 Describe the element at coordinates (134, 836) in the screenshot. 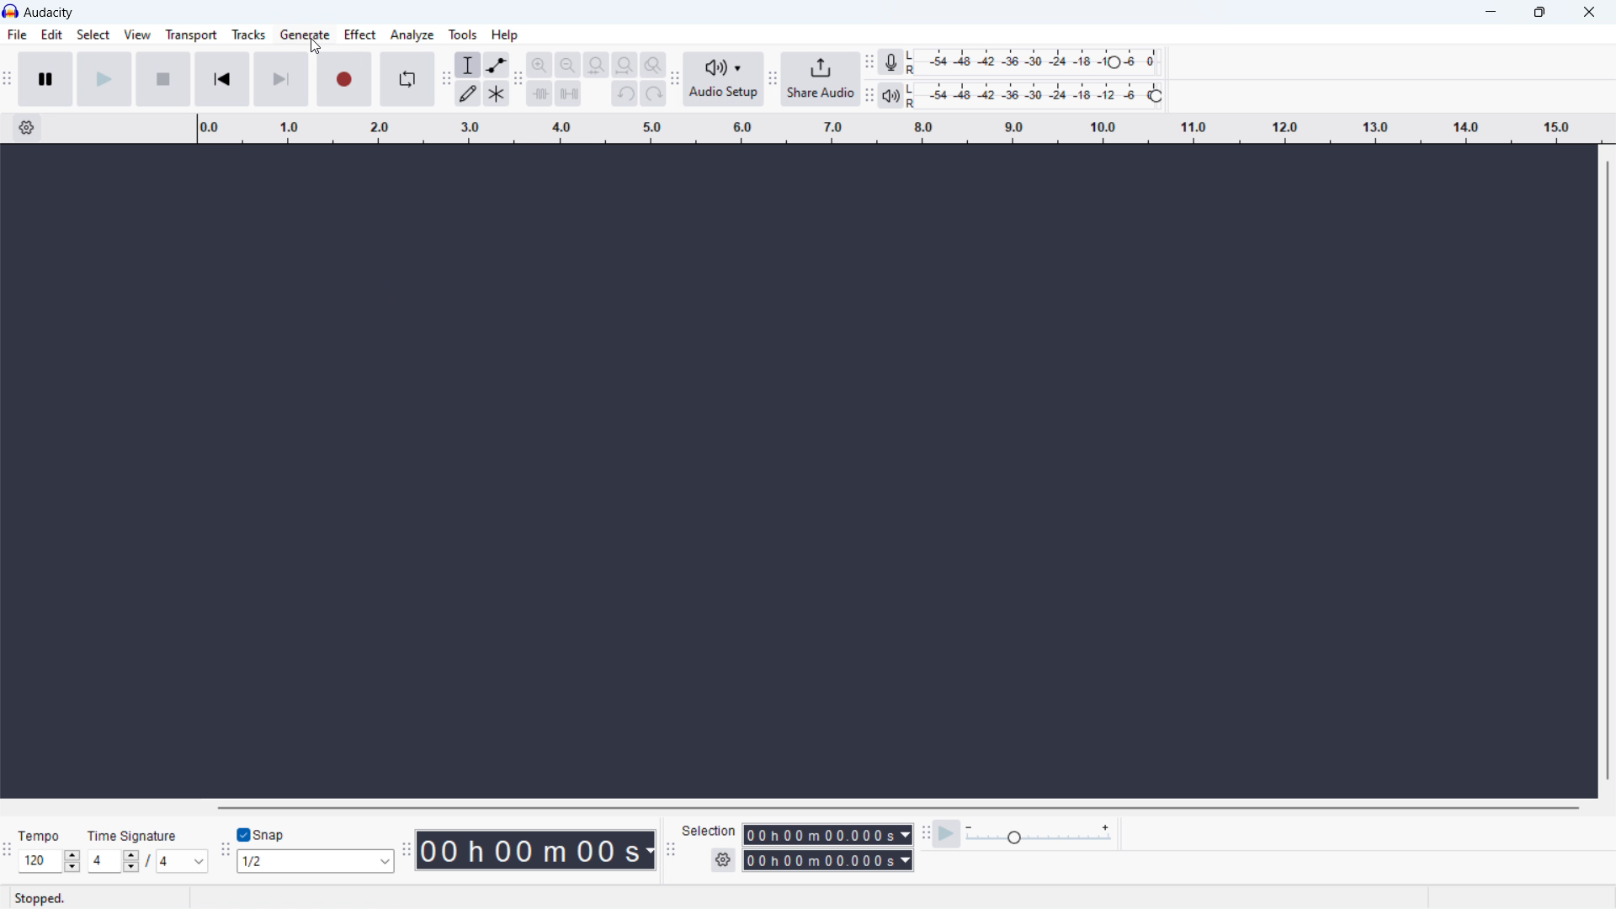

I see `Time signature` at that location.